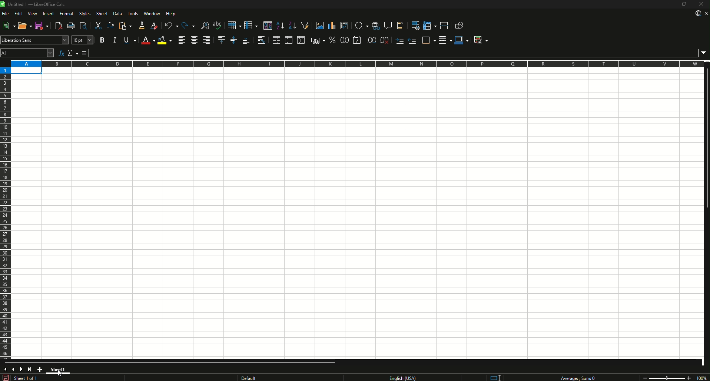 Image resolution: width=710 pixels, height=381 pixels. I want to click on Save changes, so click(6, 377).